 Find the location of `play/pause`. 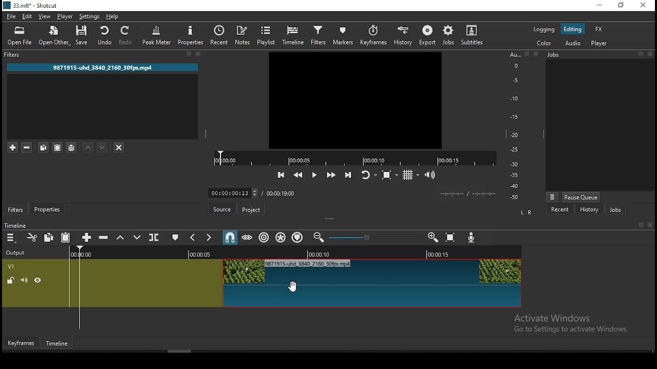

play/pause is located at coordinates (315, 175).